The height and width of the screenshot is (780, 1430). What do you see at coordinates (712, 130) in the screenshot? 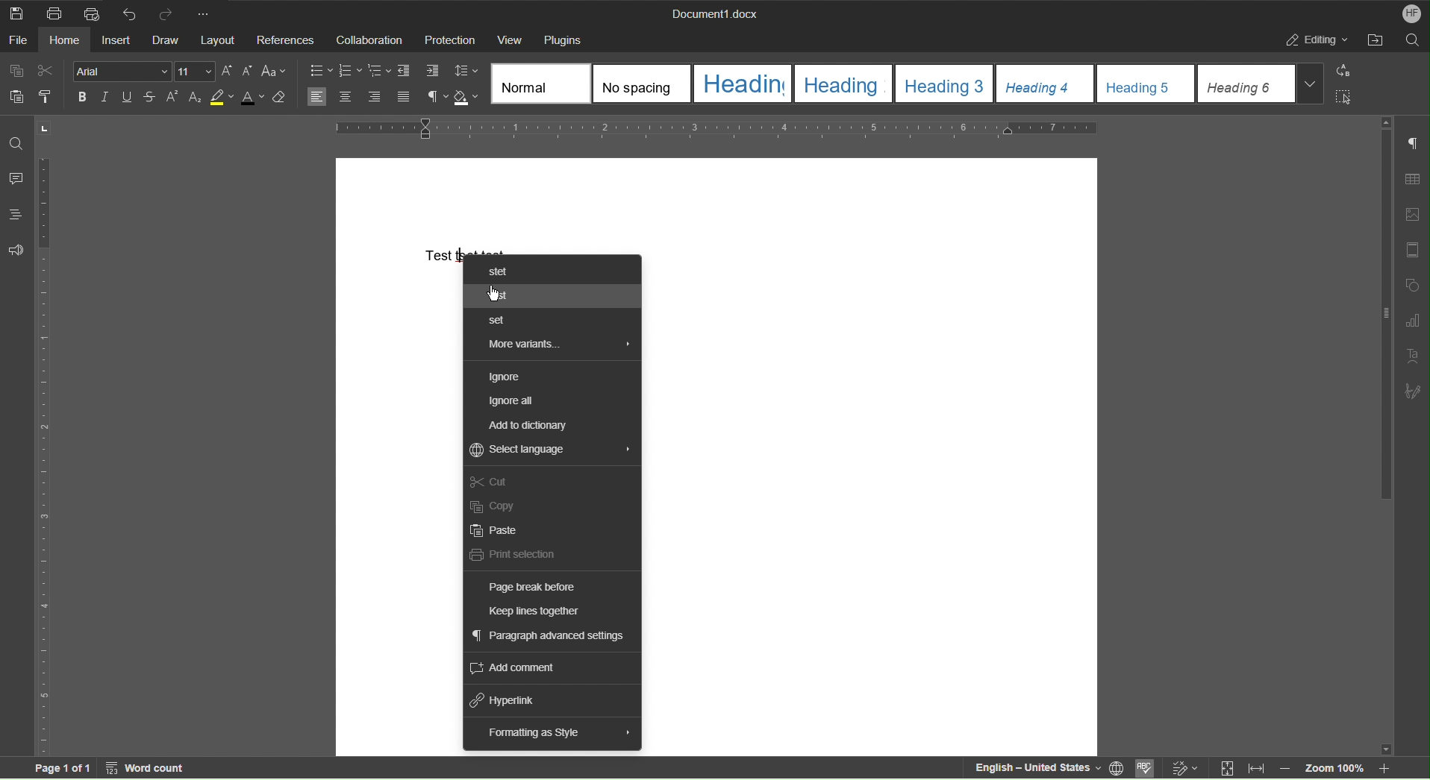
I see `Horizontal Ruler` at bounding box center [712, 130].